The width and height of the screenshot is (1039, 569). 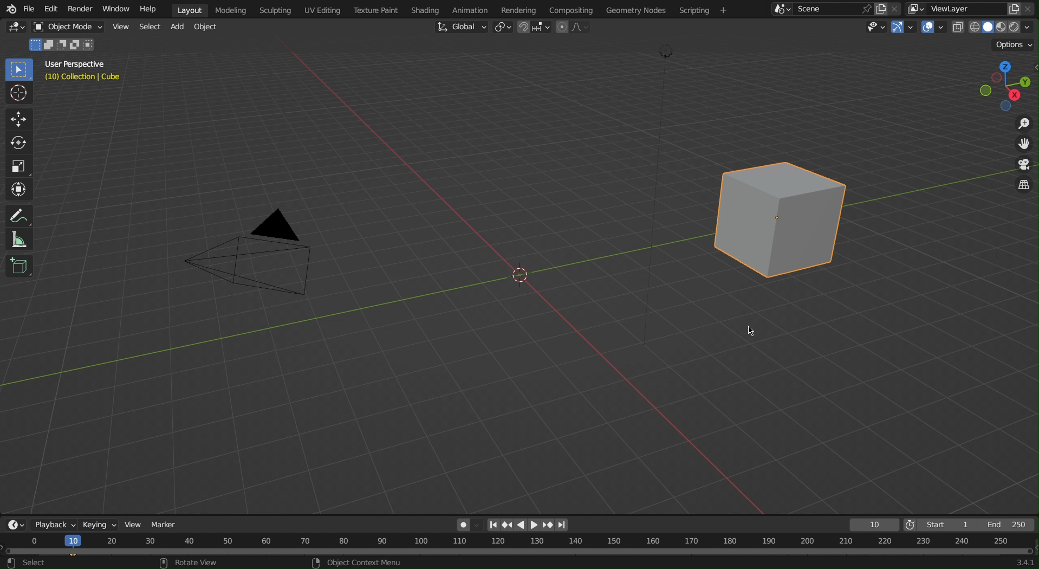 What do you see at coordinates (80, 66) in the screenshot?
I see `User Perspective` at bounding box center [80, 66].